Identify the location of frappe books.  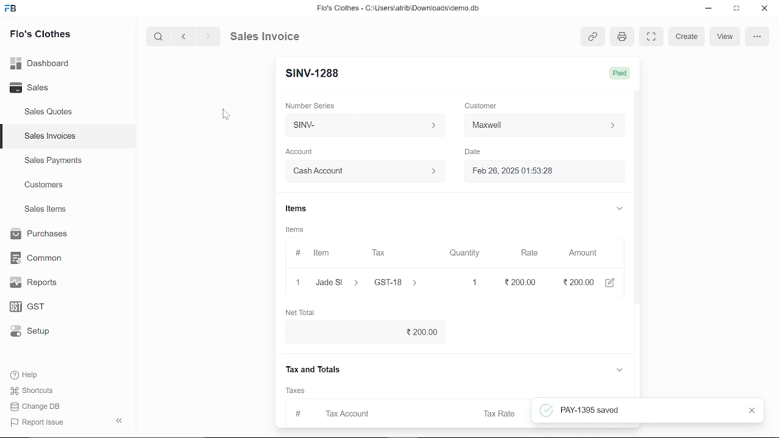
(11, 10).